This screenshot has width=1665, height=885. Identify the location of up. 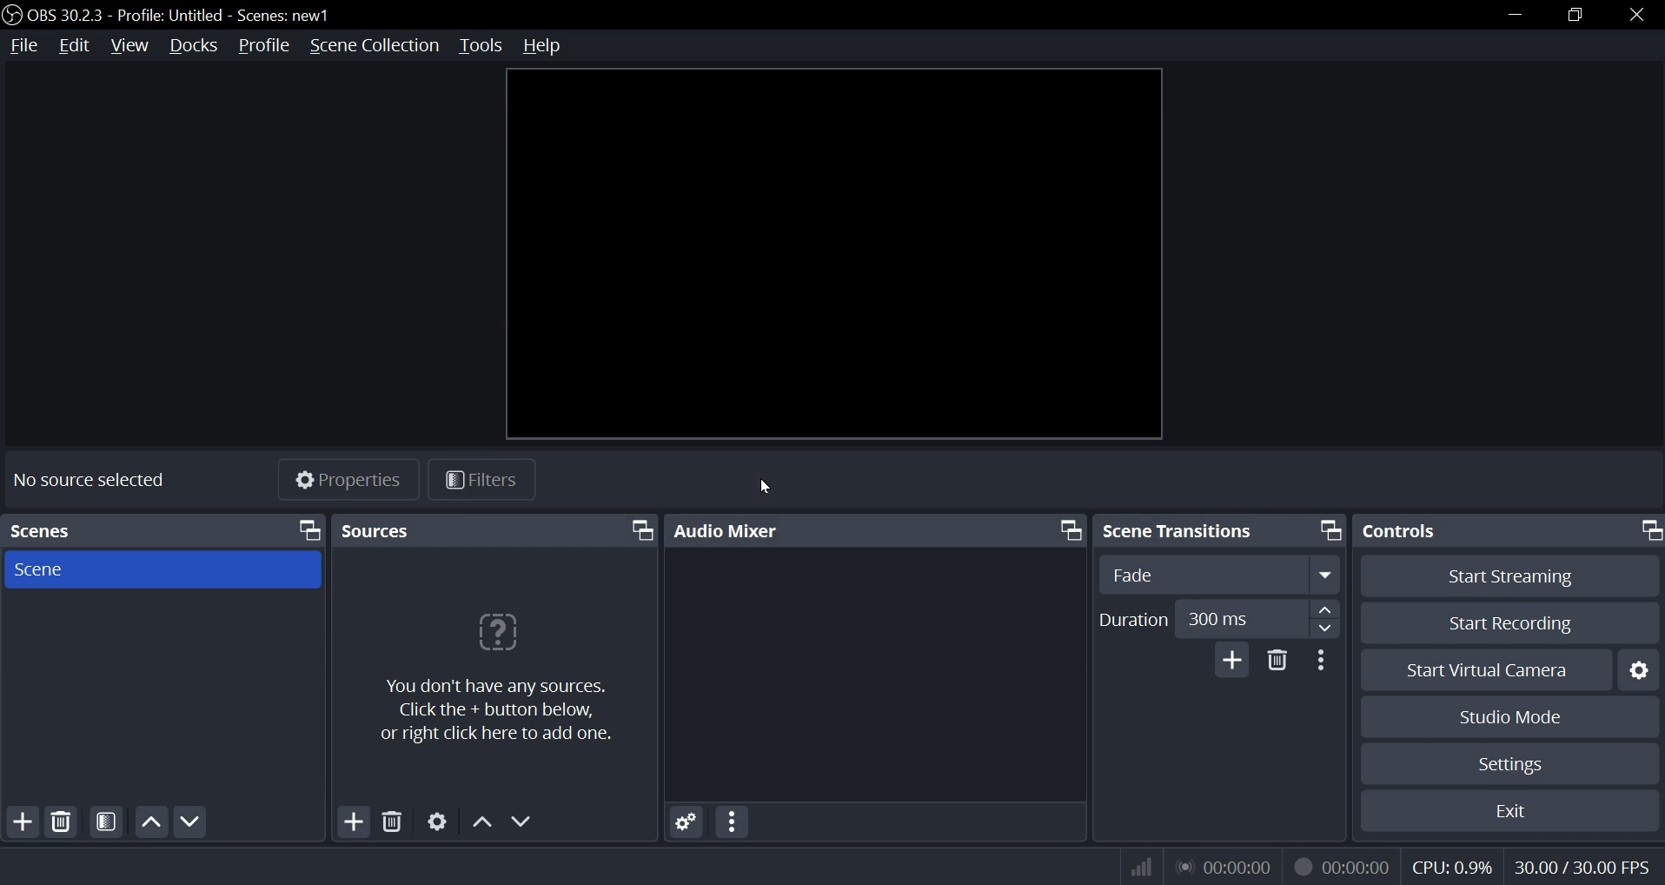
(1323, 609).